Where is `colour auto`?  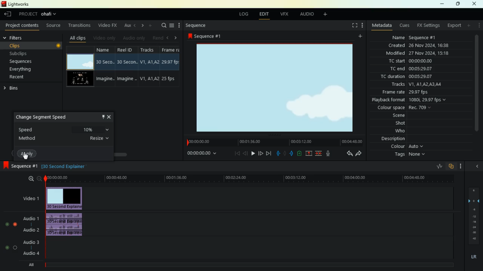
colour auto is located at coordinates (408, 146).